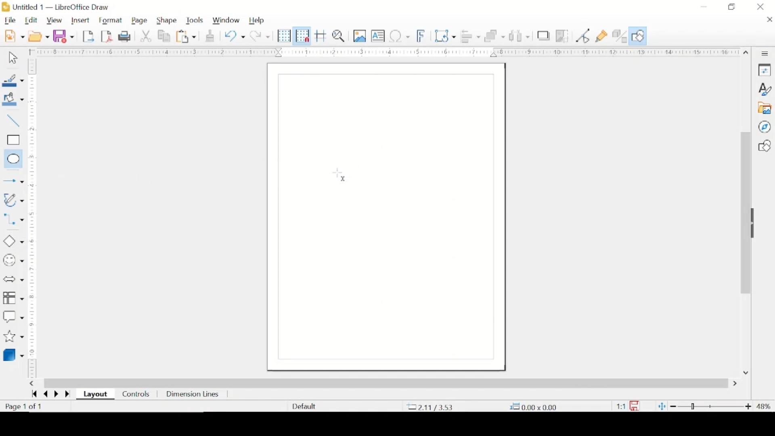 The height and width of the screenshot is (436, 775). I want to click on insert special characters, so click(400, 36).